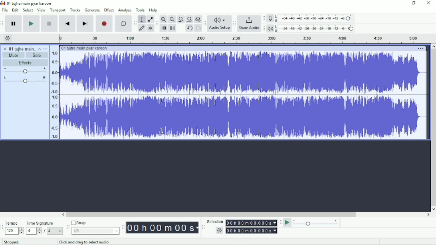 The image size is (436, 245). Describe the element at coordinates (24, 81) in the screenshot. I see `Pan` at that location.